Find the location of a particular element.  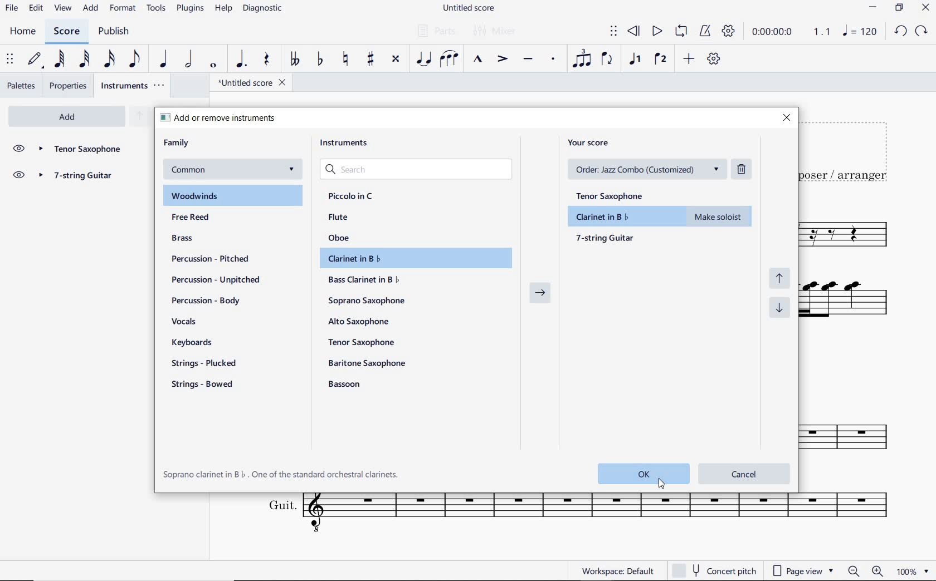

zoom factor is located at coordinates (915, 572).